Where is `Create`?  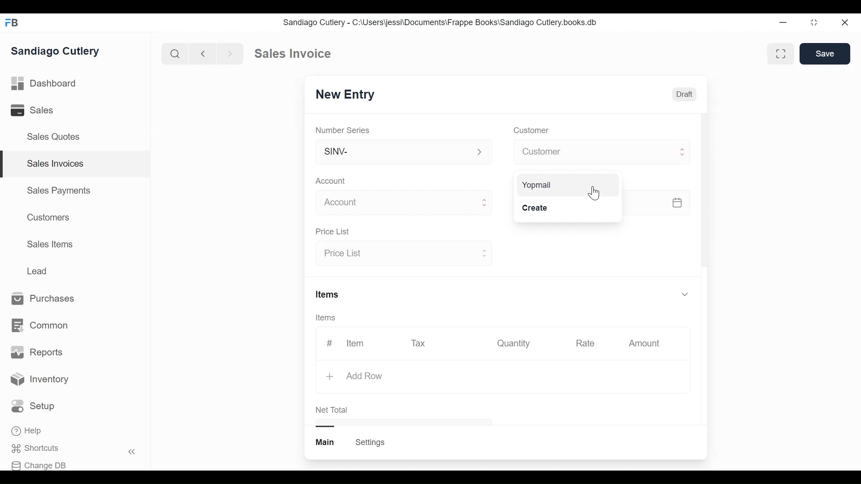 Create is located at coordinates (535, 208).